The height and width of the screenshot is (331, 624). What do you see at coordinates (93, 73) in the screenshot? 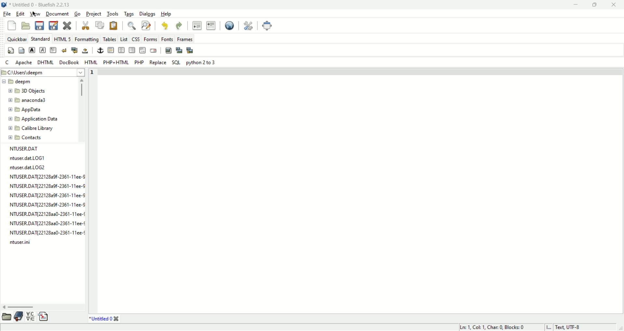
I see `line number` at bounding box center [93, 73].